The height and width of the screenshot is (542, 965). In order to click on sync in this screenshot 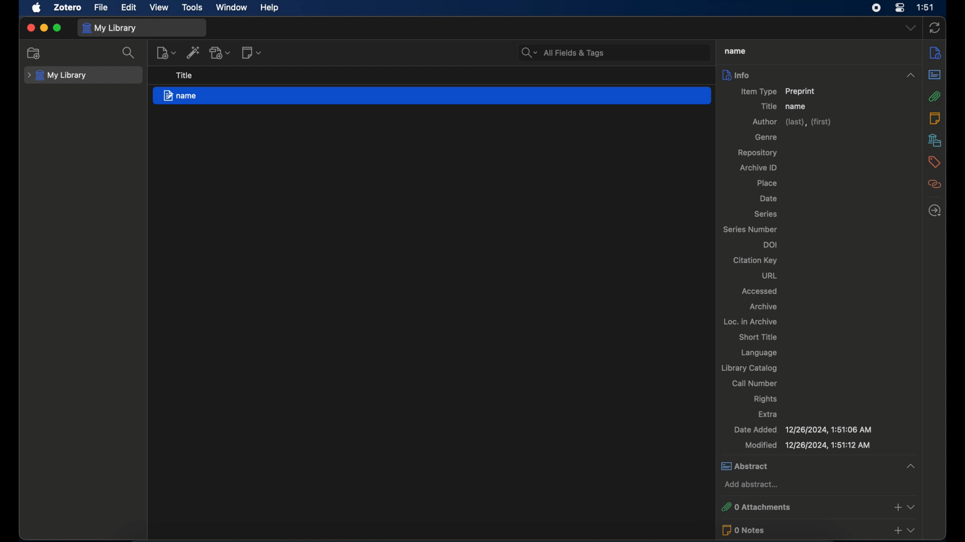, I will do `click(934, 28)`.